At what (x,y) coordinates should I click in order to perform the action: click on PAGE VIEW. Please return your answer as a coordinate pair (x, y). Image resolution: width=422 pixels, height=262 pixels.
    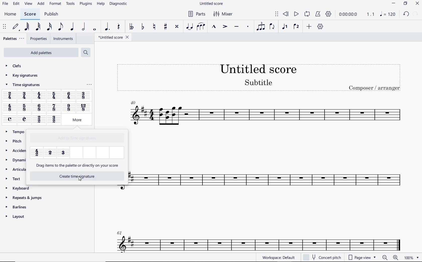
    Looking at the image, I should click on (361, 258).